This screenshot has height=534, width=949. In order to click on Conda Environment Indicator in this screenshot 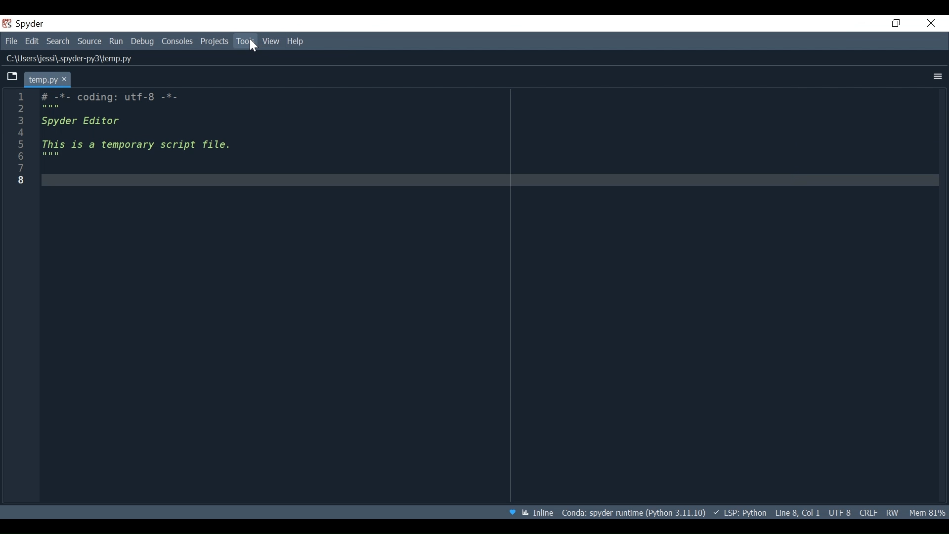, I will do `click(632, 513)`.